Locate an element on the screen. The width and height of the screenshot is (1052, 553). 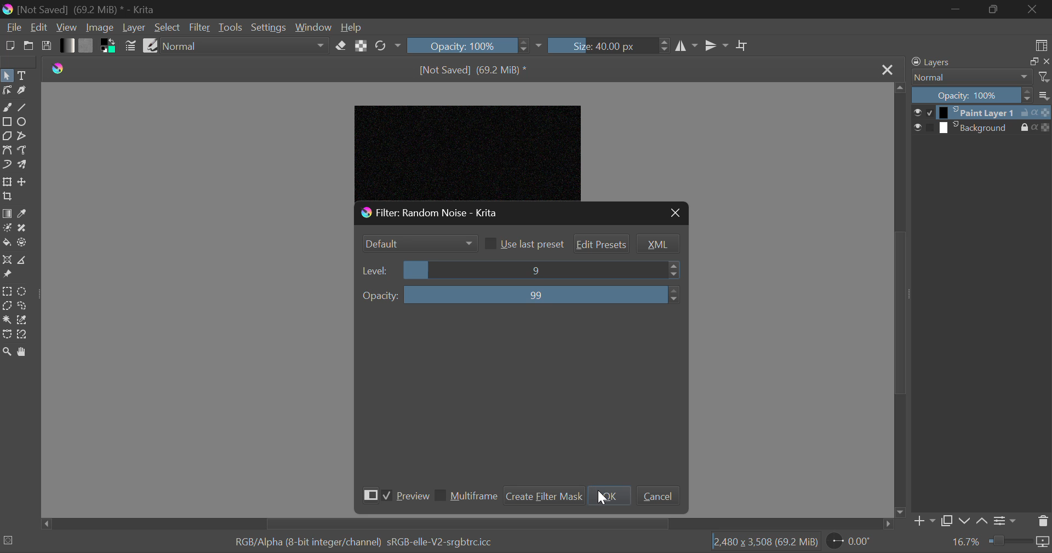
Eraser is located at coordinates (341, 47).